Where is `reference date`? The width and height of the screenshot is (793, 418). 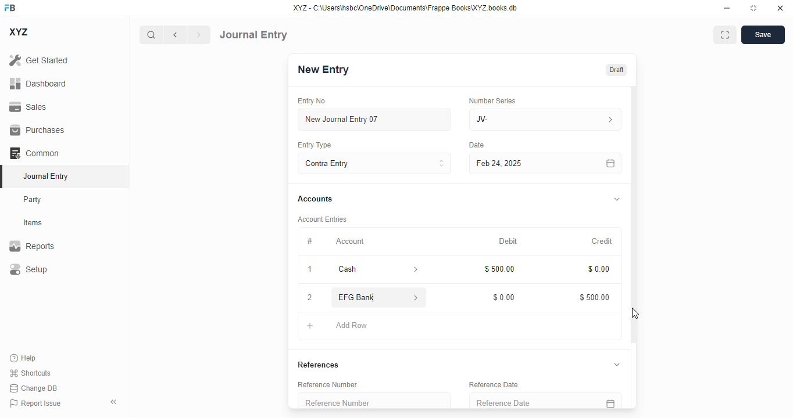
reference date is located at coordinates (494, 384).